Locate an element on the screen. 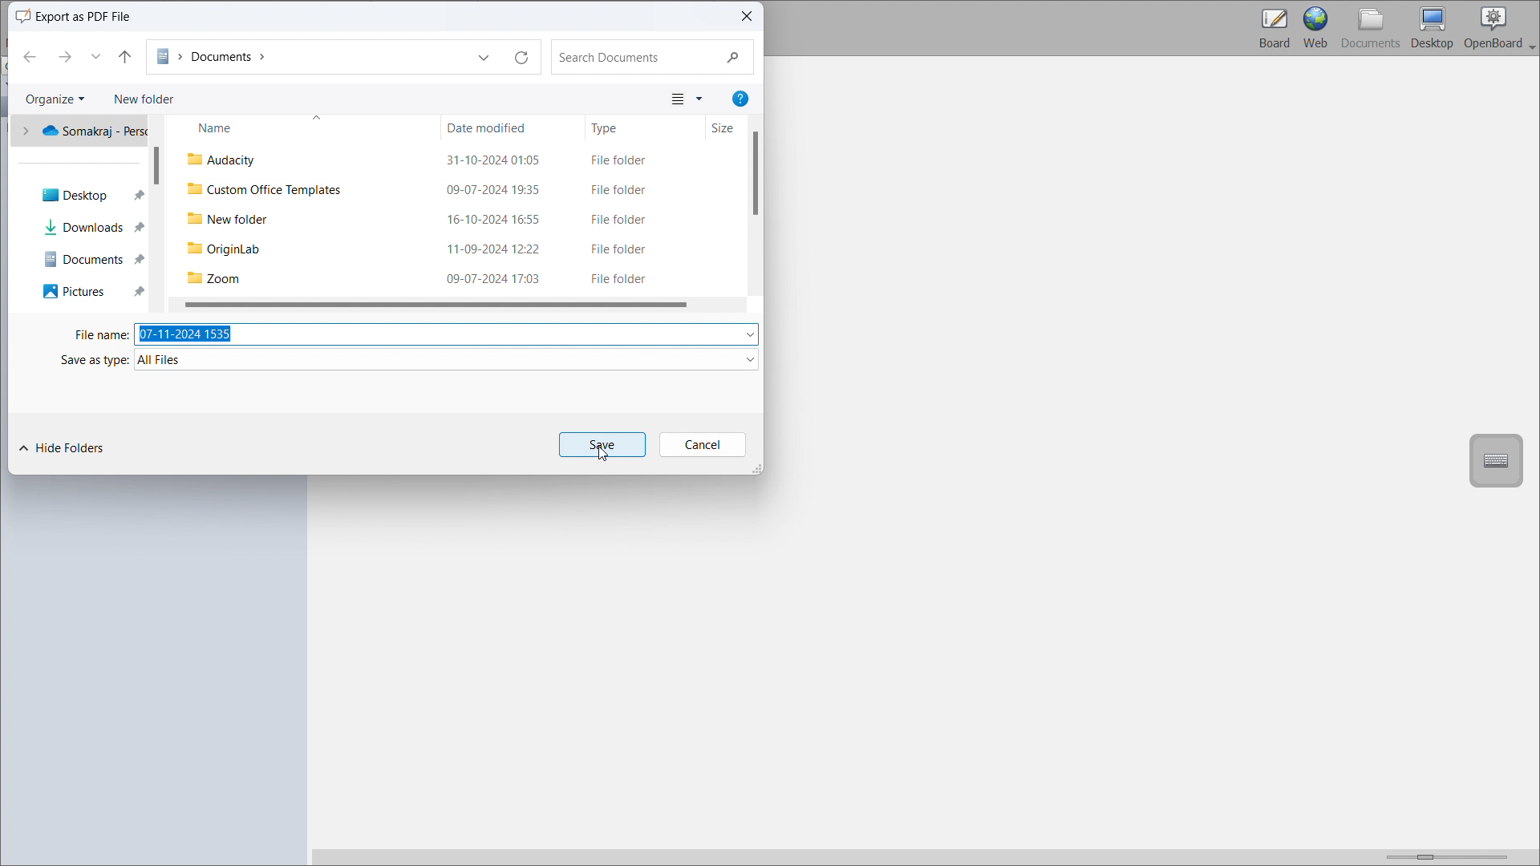 Image resolution: width=1540 pixels, height=866 pixels. Audacity is located at coordinates (233, 161).